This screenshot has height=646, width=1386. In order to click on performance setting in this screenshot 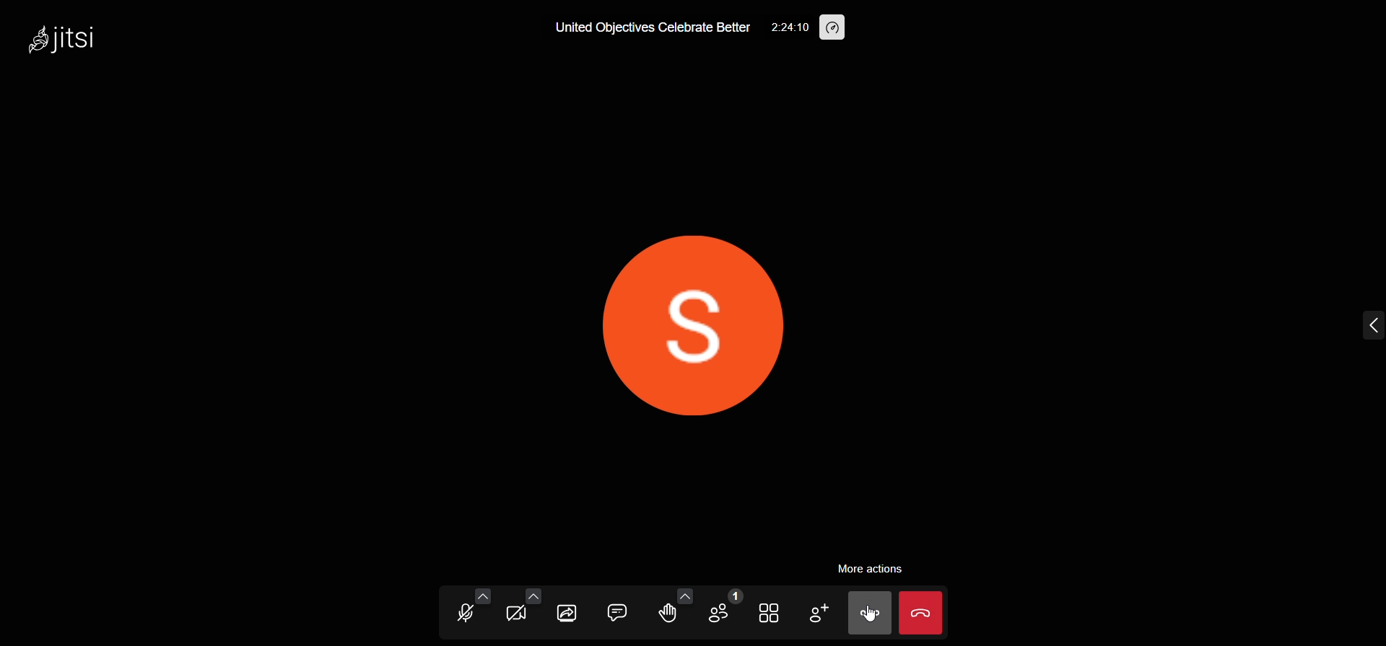, I will do `click(833, 28)`.